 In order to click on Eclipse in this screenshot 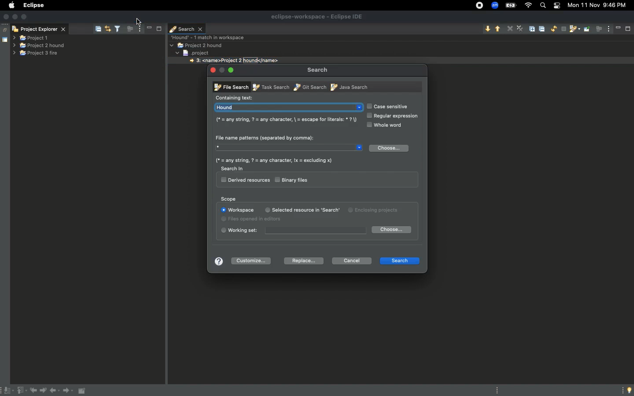, I will do `click(33, 5)`.